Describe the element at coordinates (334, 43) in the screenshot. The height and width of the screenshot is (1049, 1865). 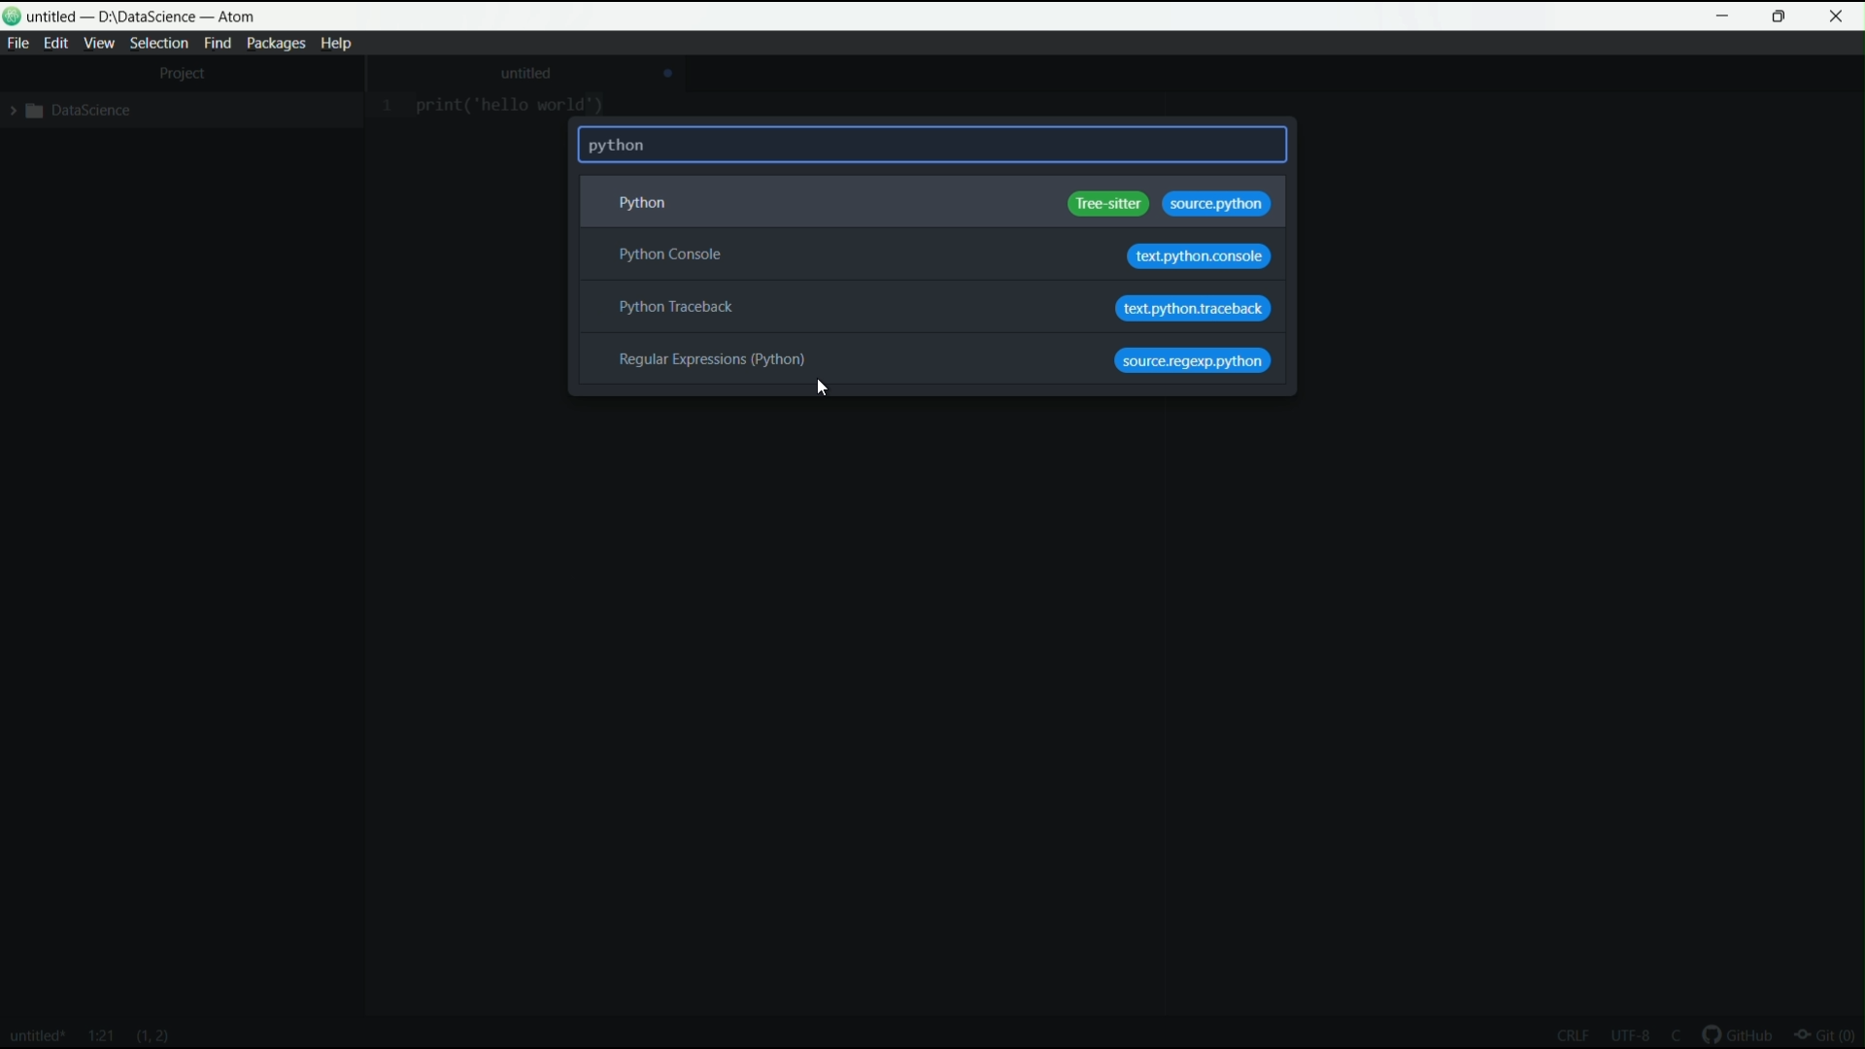
I see `help menu` at that location.